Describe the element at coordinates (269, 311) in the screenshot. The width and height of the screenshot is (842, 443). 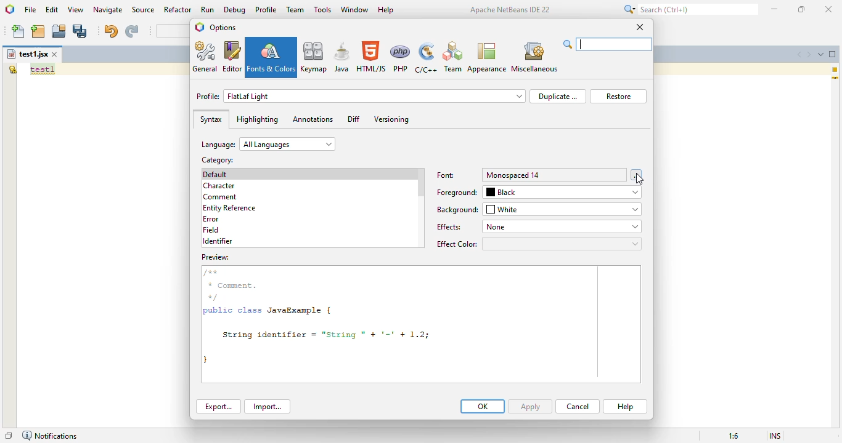
I see `public class JavaExample {` at that location.